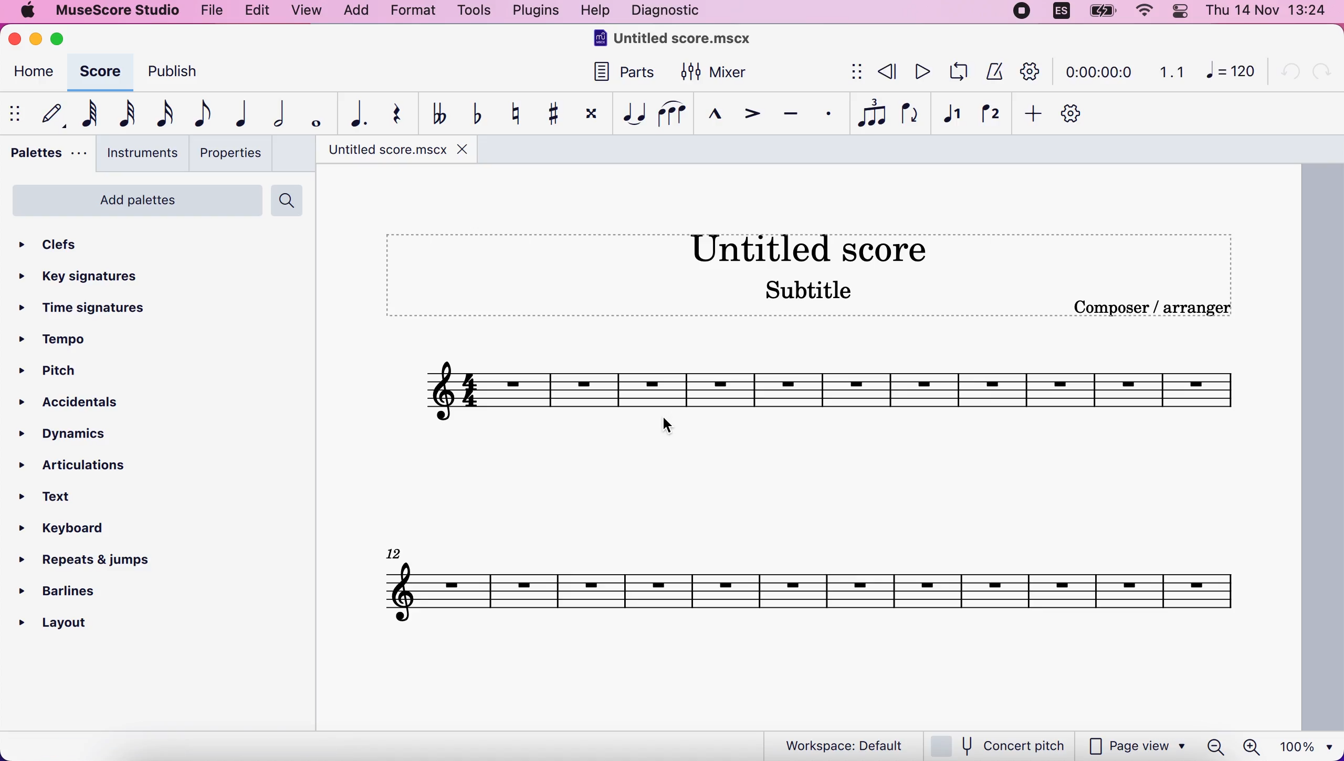 This screenshot has height=761, width=1344. I want to click on musescore studio, so click(113, 12).